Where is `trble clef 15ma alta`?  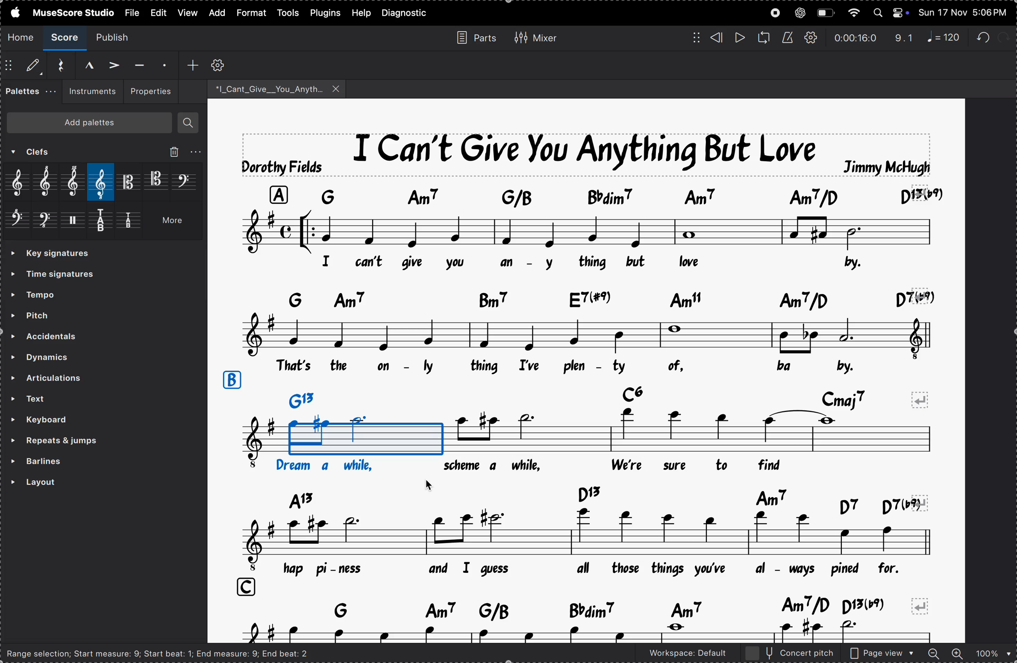 trble clef 15ma alta is located at coordinates (76, 183).